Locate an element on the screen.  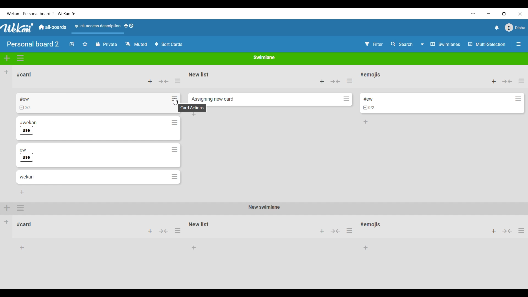
Card actions is located at coordinates (346, 99).